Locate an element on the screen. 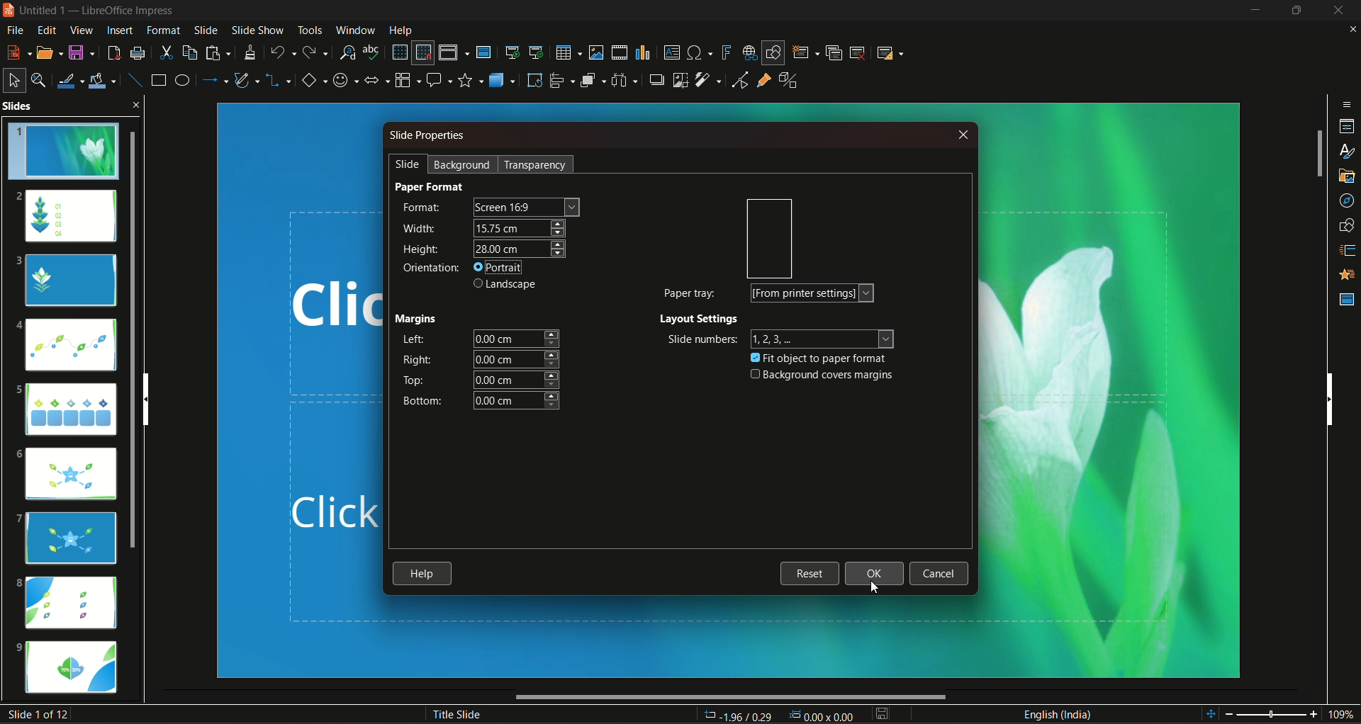 This screenshot has height=724, width=1361. navigator is located at coordinates (1345, 200).